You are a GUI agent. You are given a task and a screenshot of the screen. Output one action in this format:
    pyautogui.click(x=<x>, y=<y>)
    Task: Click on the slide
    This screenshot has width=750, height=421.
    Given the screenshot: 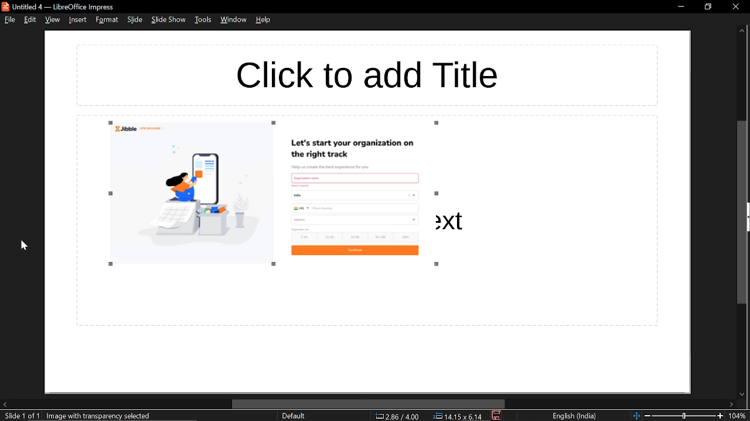 What is the action you would take?
    pyautogui.click(x=135, y=20)
    